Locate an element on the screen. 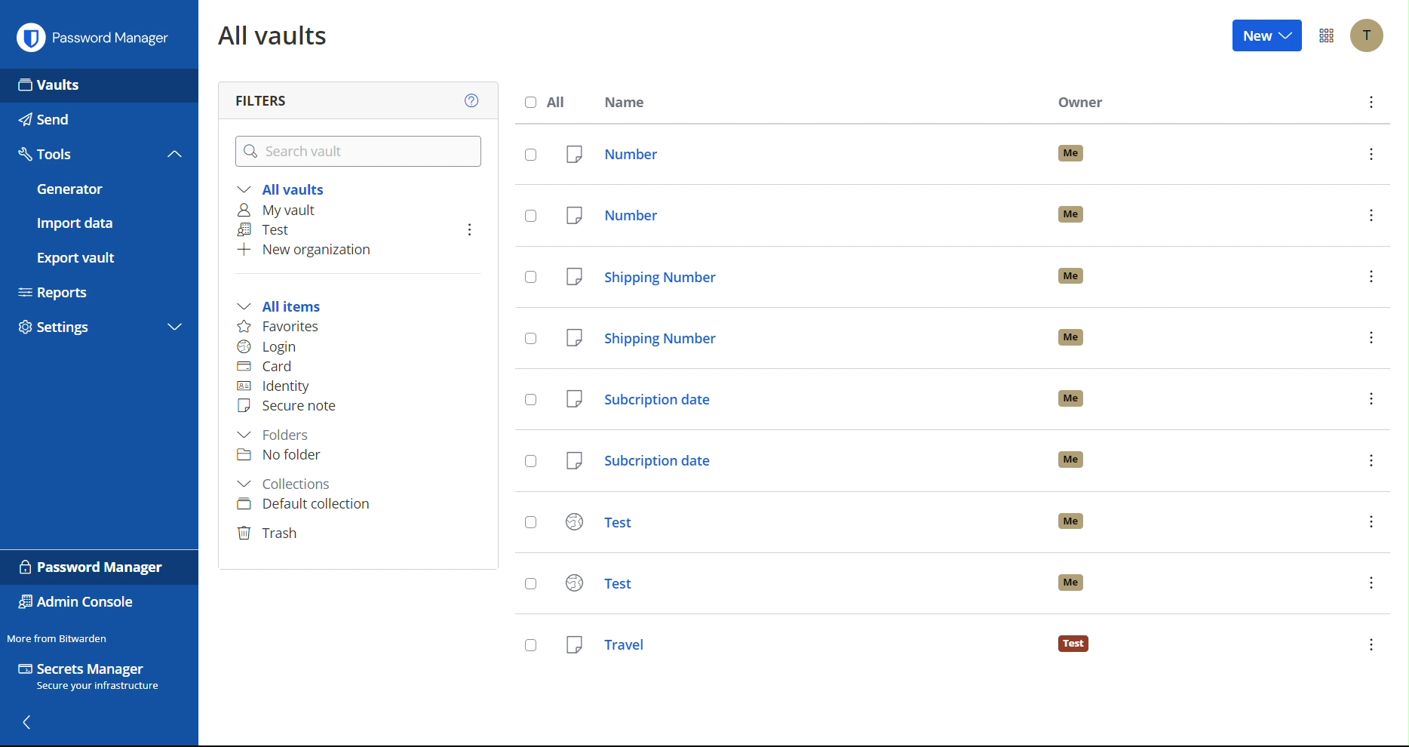 This screenshot has height=747, width=1409. expand settings is located at coordinates (175, 329).